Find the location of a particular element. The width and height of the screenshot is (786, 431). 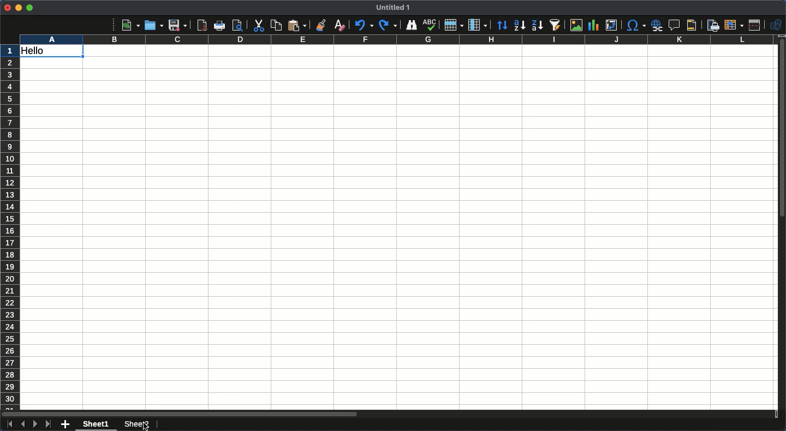

Open is located at coordinates (152, 25).